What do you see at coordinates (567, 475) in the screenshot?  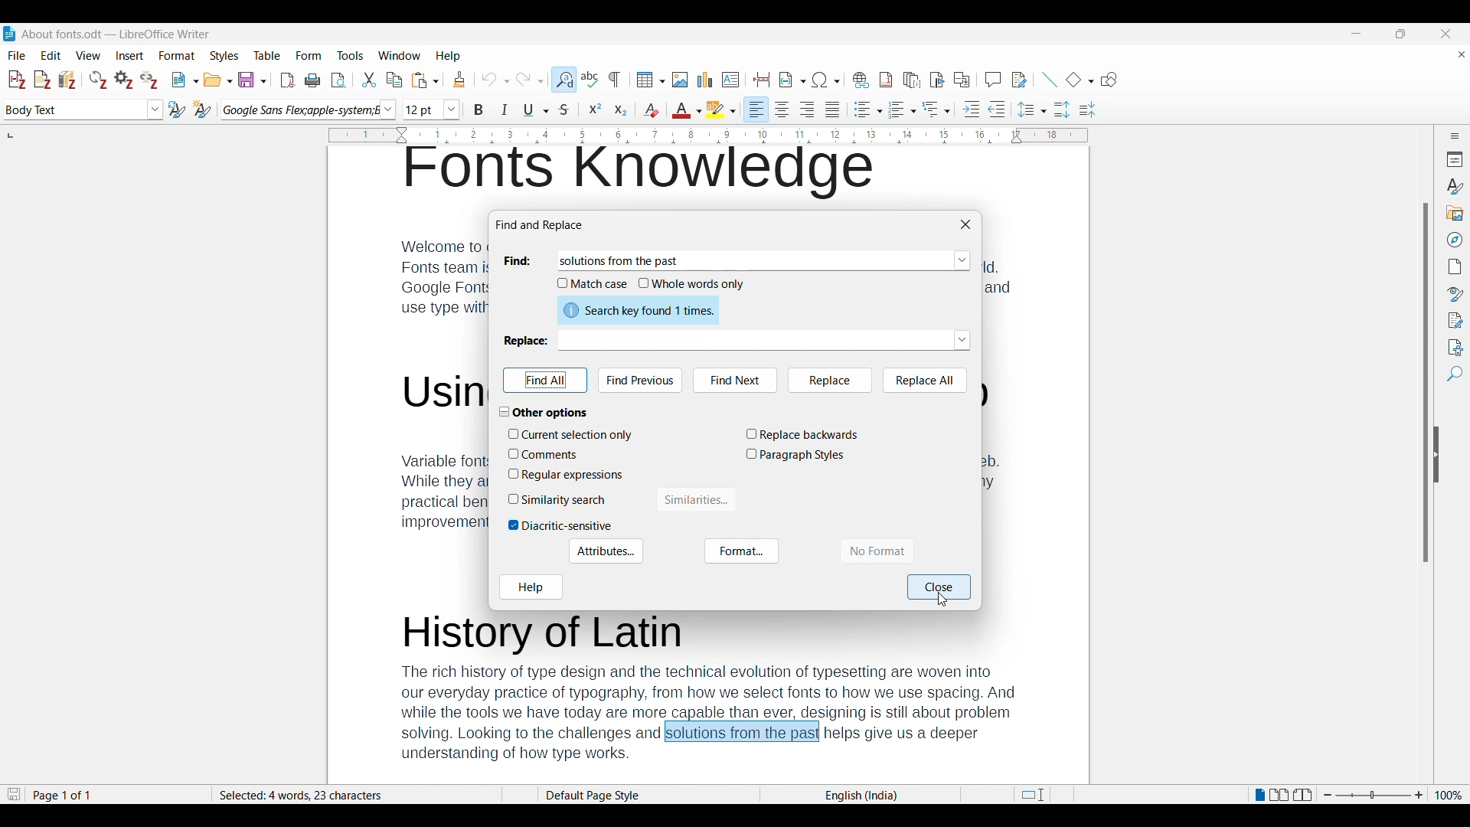 I see `Toggle for Regular expressions` at bounding box center [567, 475].